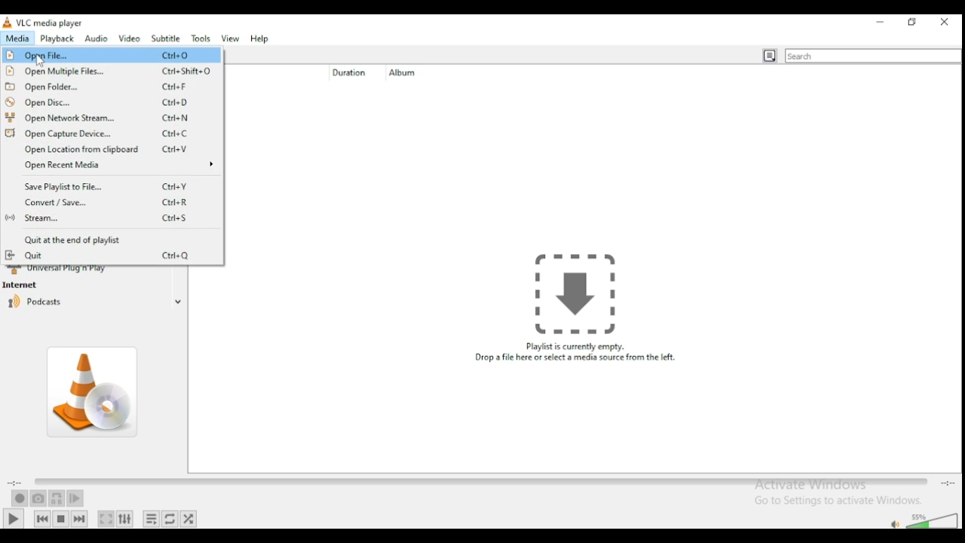 The width and height of the screenshot is (965, 543). What do you see at coordinates (35, 303) in the screenshot?
I see `podcasts` at bounding box center [35, 303].